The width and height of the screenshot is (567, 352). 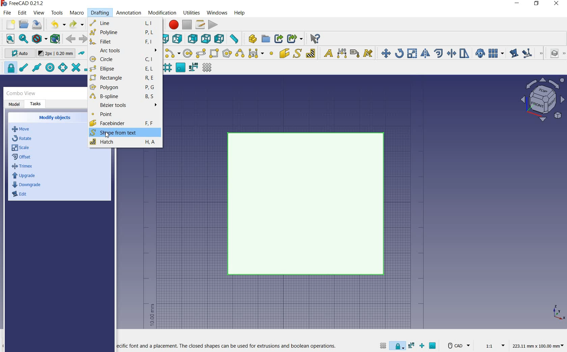 What do you see at coordinates (124, 115) in the screenshot?
I see `point` at bounding box center [124, 115].